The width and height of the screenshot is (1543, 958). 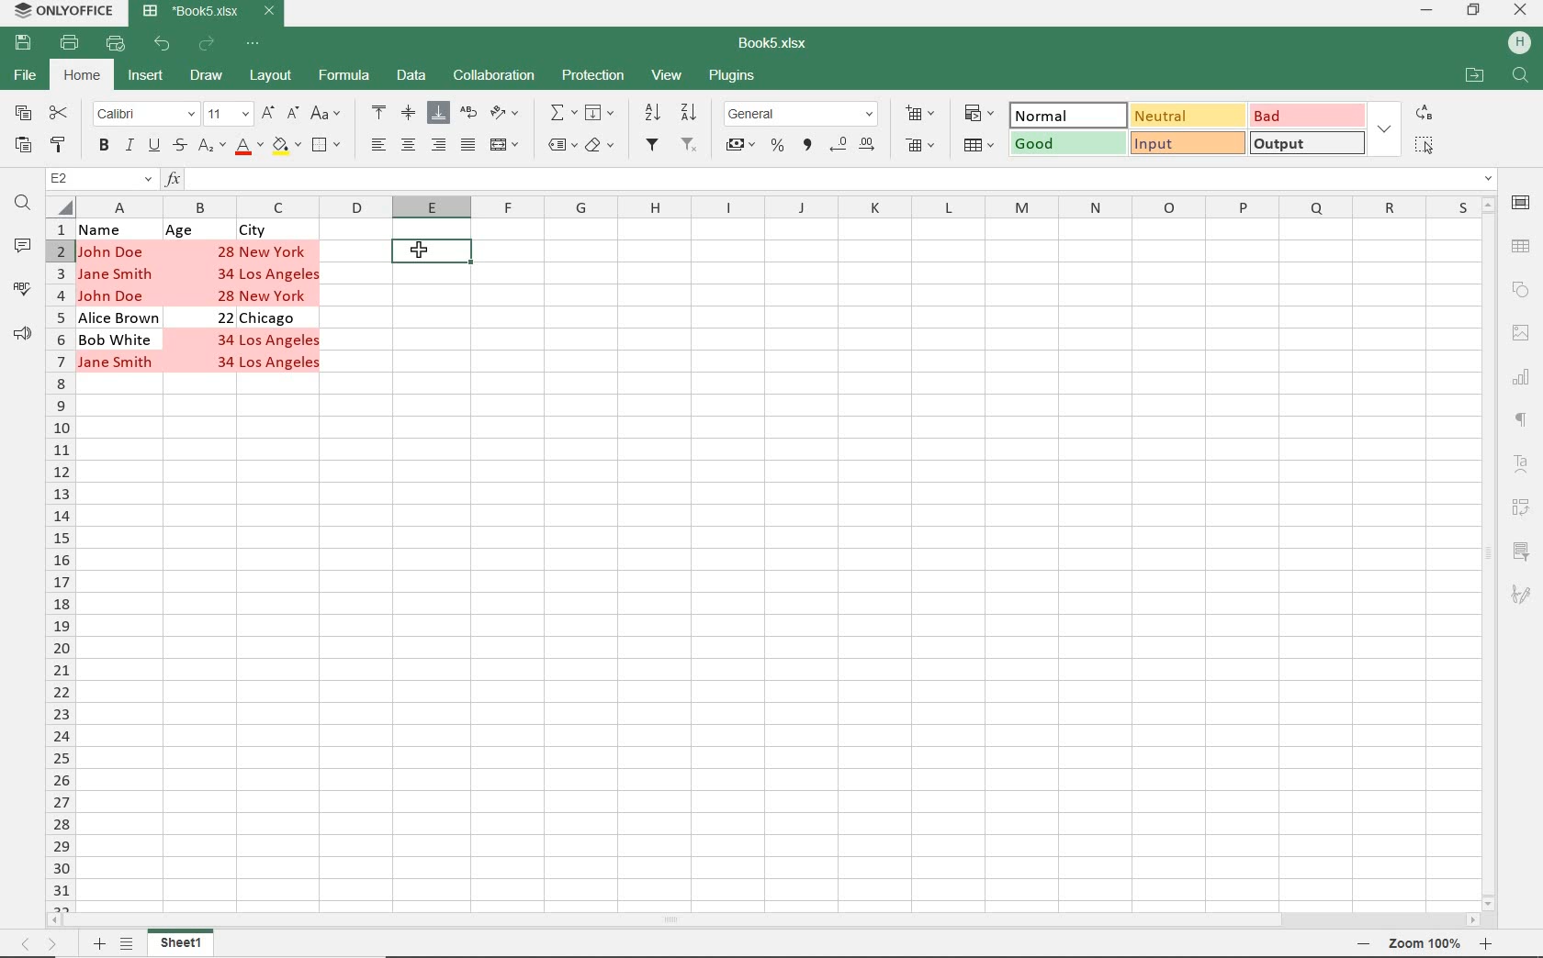 What do you see at coordinates (978, 113) in the screenshot?
I see `CONDITIONAL FORMATTING` at bounding box center [978, 113].